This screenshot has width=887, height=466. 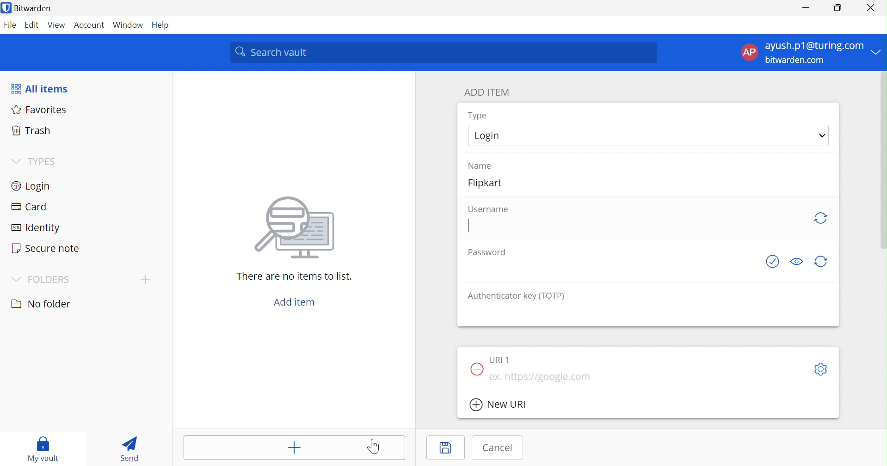 What do you see at coordinates (44, 161) in the screenshot?
I see `TYPES` at bounding box center [44, 161].